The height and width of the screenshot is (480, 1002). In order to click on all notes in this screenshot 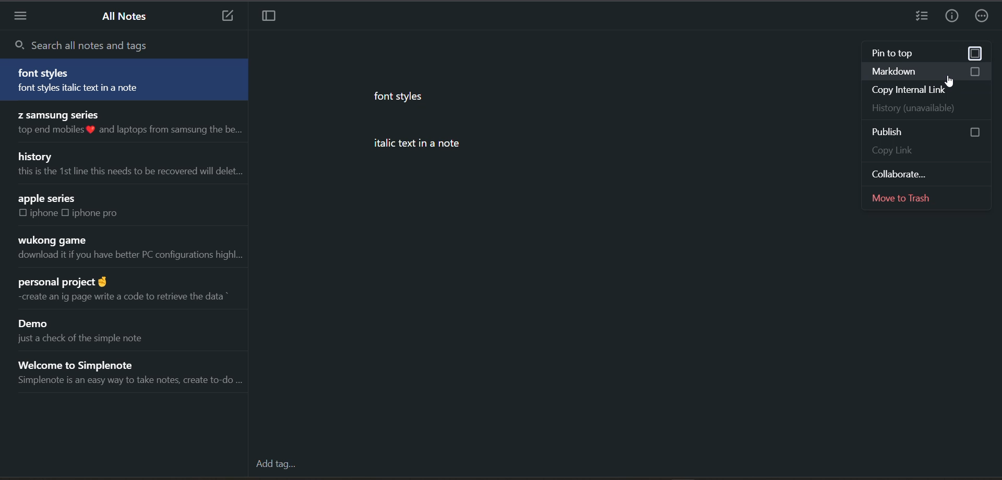, I will do `click(127, 19)`.